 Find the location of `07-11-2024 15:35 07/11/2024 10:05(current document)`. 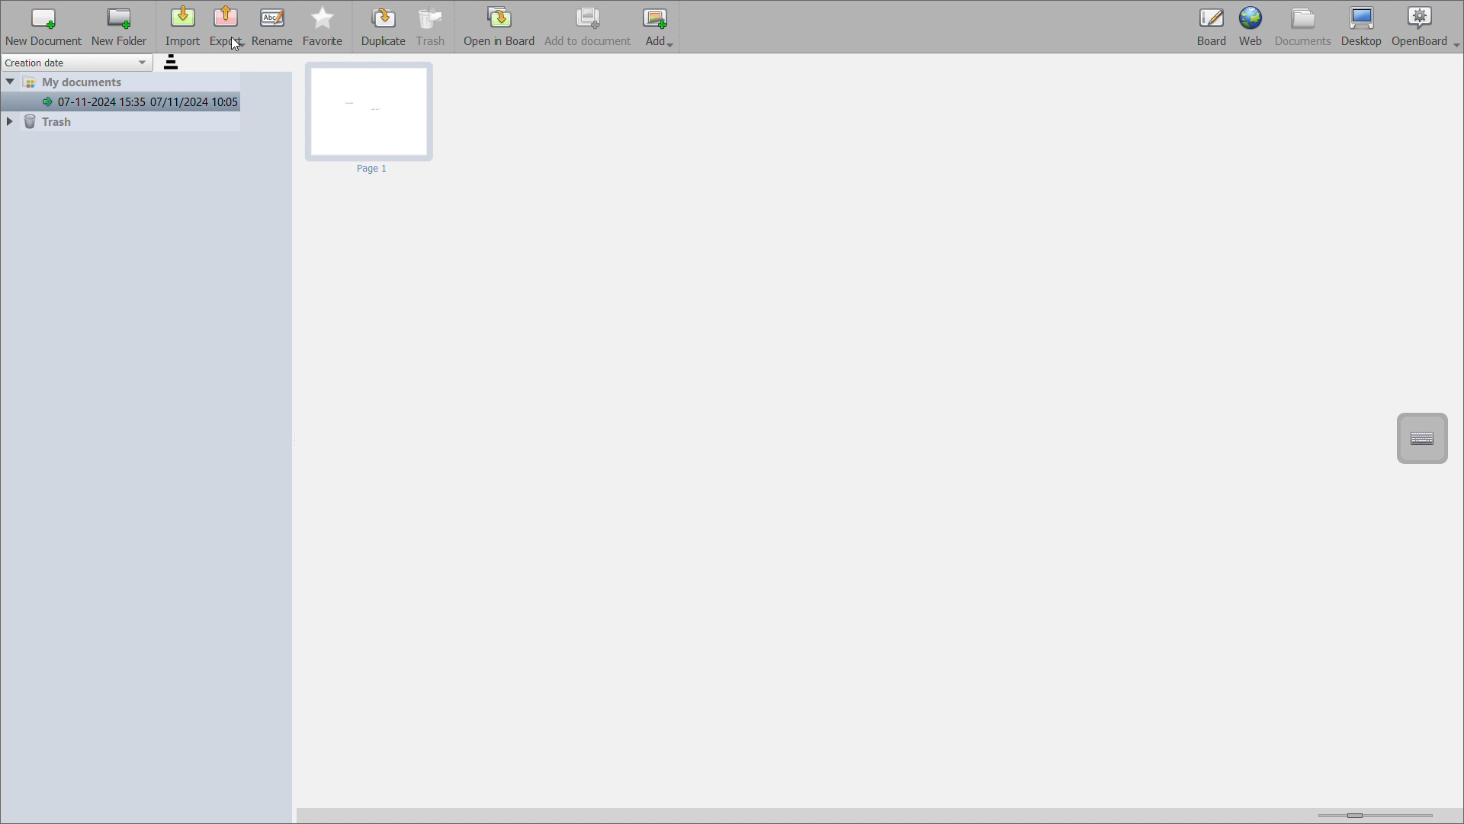

07-11-2024 15:35 07/11/2024 10:05(current document) is located at coordinates (121, 101).